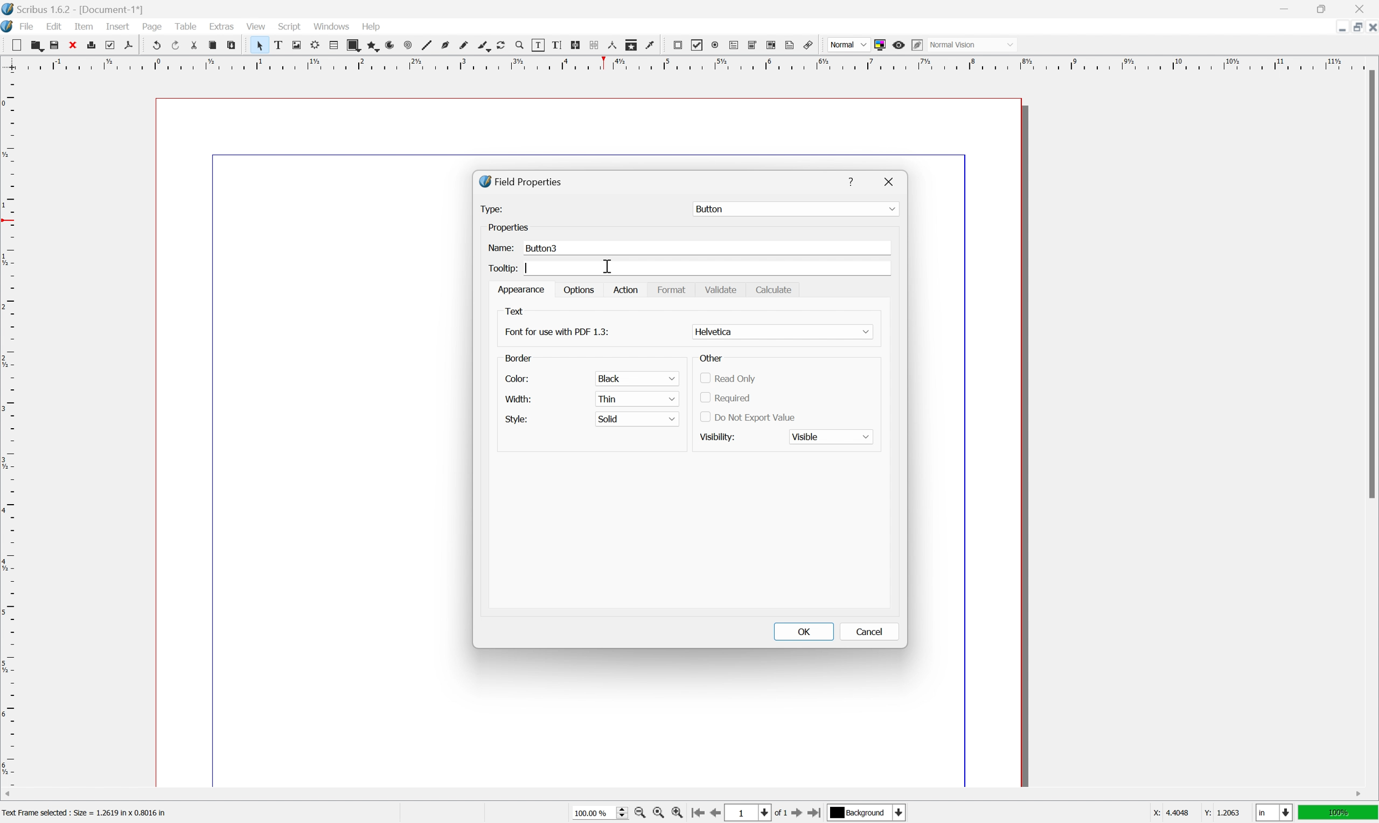 This screenshot has height=823, width=1379. What do you see at coordinates (593, 45) in the screenshot?
I see `unlink text frames` at bounding box center [593, 45].